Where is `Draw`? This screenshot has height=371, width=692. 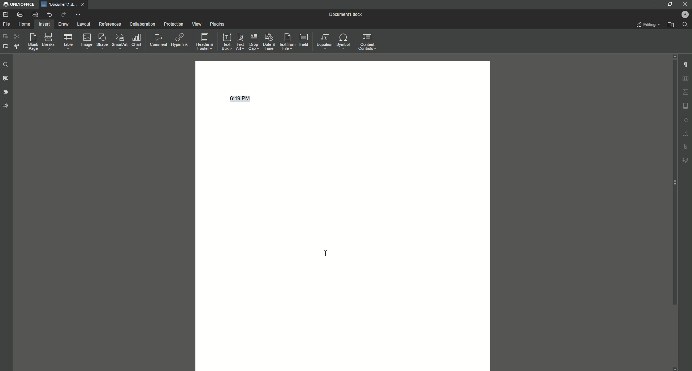 Draw is located at coordinates (64, 24).